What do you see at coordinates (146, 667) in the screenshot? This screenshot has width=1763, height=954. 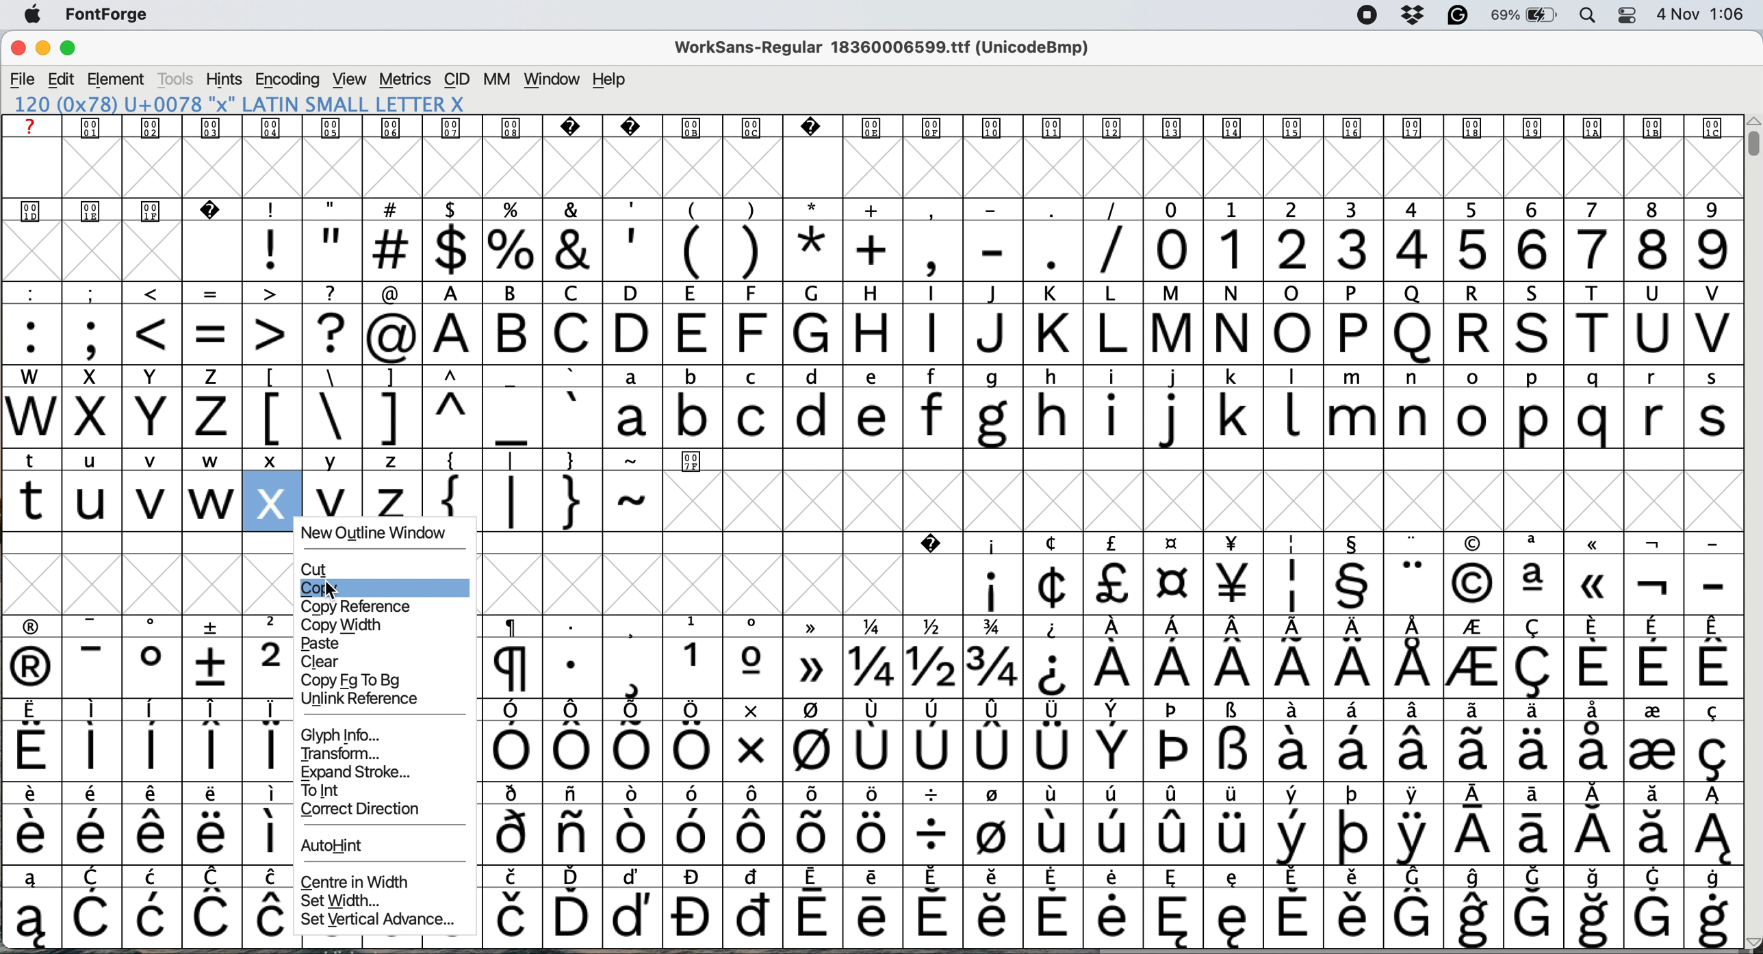 I see `special characters` at bounding box center [146, 667].